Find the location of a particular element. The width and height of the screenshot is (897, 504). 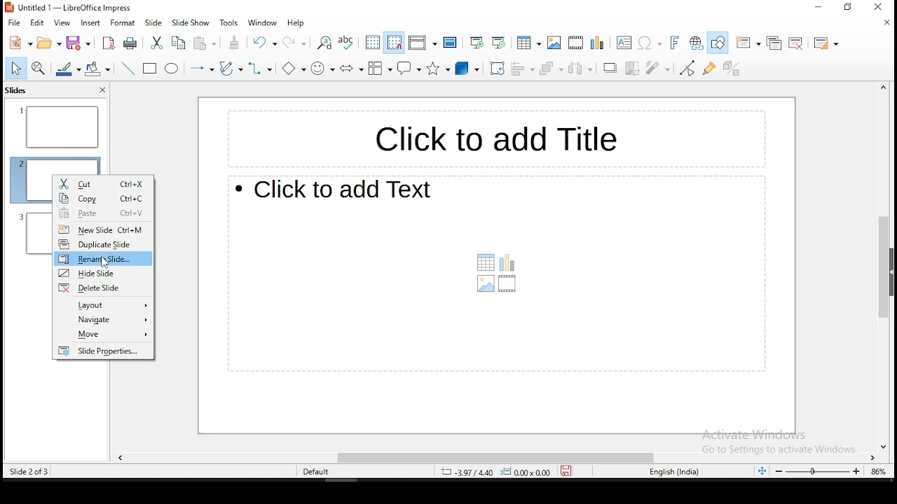

0.00x0.00 is located at coordinates (530, 472).